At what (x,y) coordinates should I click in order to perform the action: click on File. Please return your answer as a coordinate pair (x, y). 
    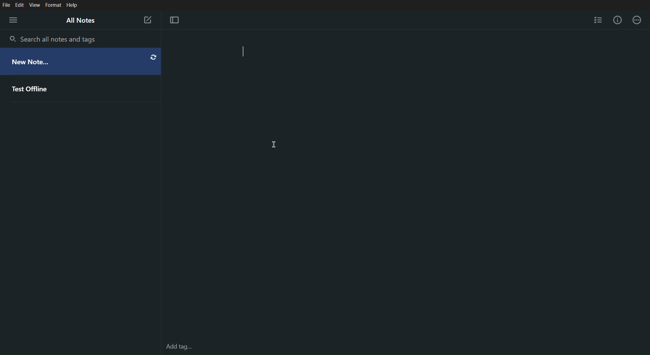
    Looking at the image, I should click on (6, 4).